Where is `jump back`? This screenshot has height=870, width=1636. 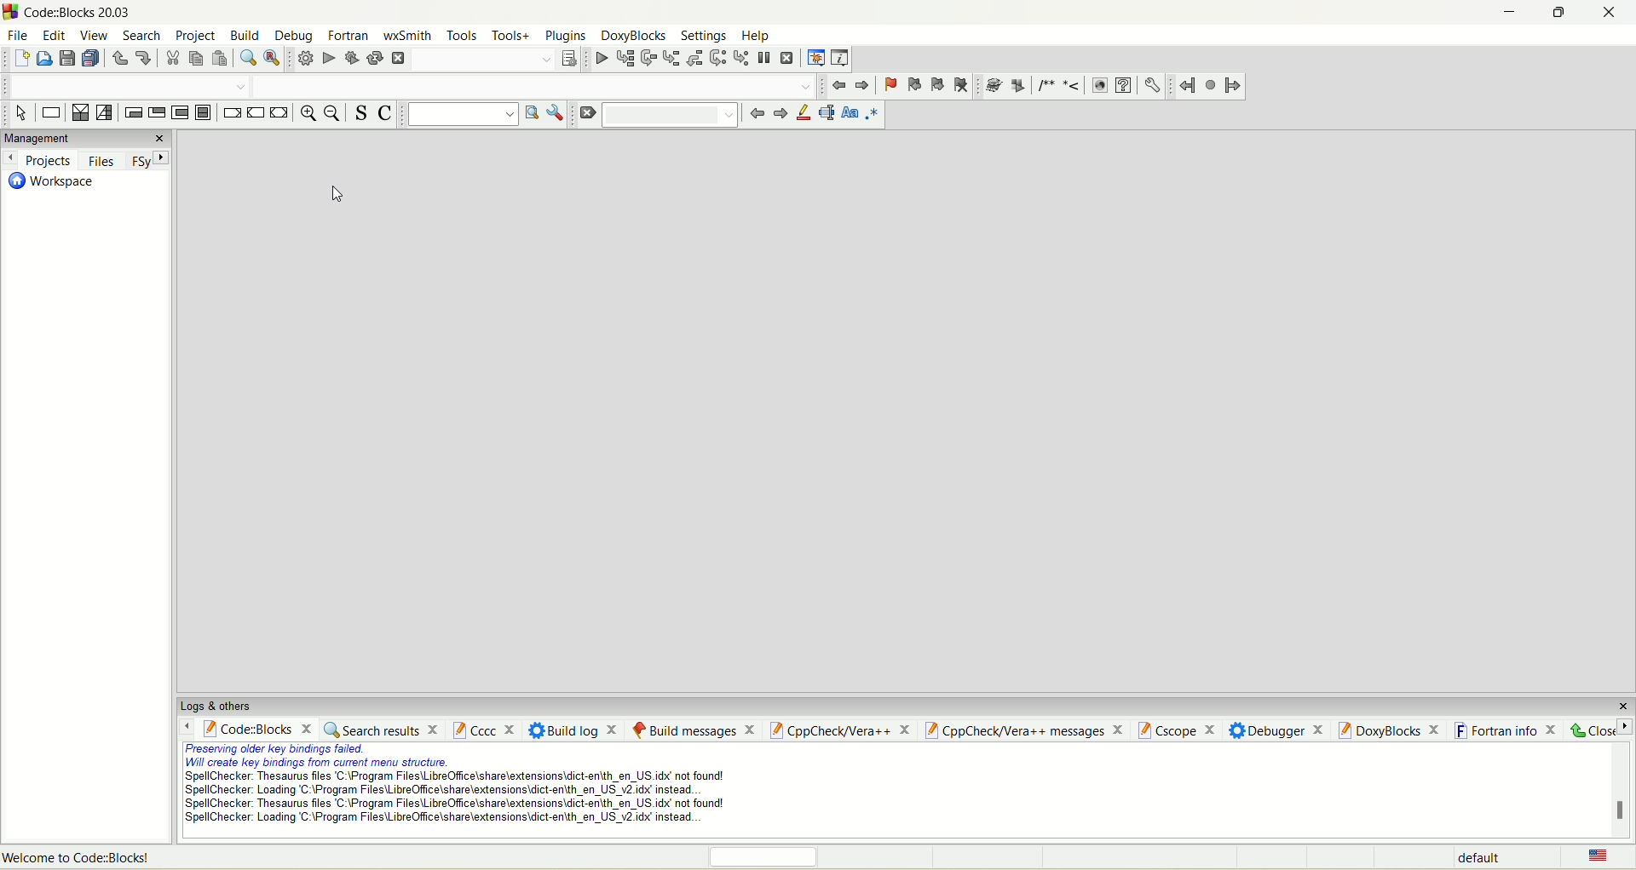
jump back is located at coordinates (838, 85).